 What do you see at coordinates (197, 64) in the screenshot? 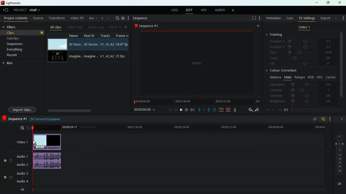
I see `screen` at bounding box center [197, 64].